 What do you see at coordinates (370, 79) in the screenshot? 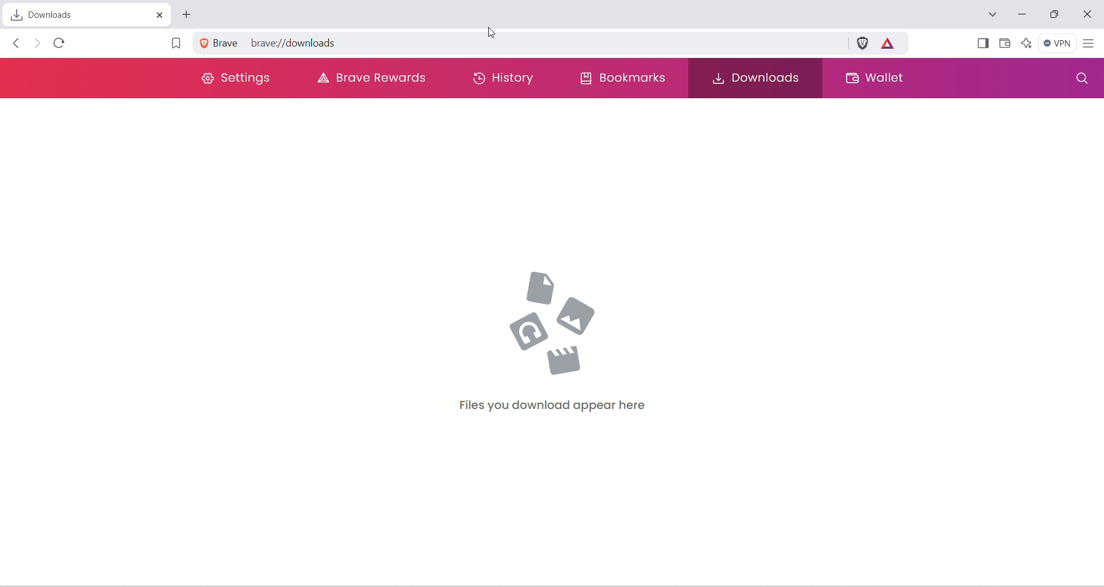
I see `brave rewards` at bounding box center [370, 79].